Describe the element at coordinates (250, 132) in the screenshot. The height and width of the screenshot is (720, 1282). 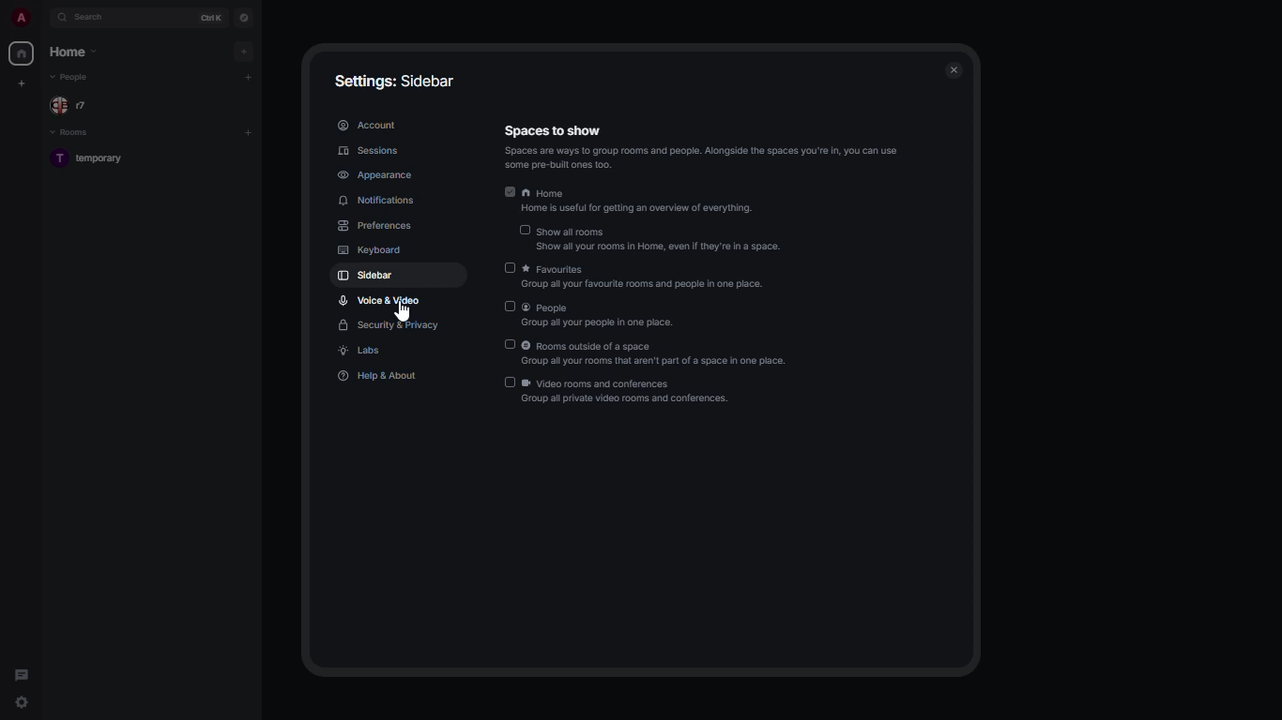
I see `add` at that location.